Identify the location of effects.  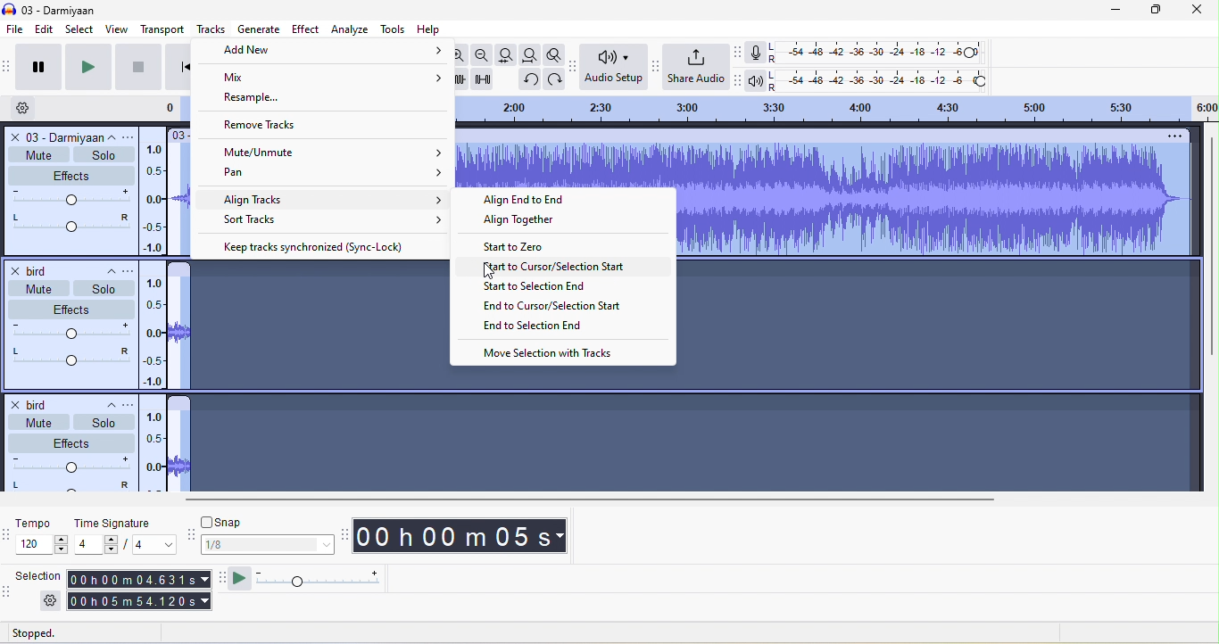
(72, 441).